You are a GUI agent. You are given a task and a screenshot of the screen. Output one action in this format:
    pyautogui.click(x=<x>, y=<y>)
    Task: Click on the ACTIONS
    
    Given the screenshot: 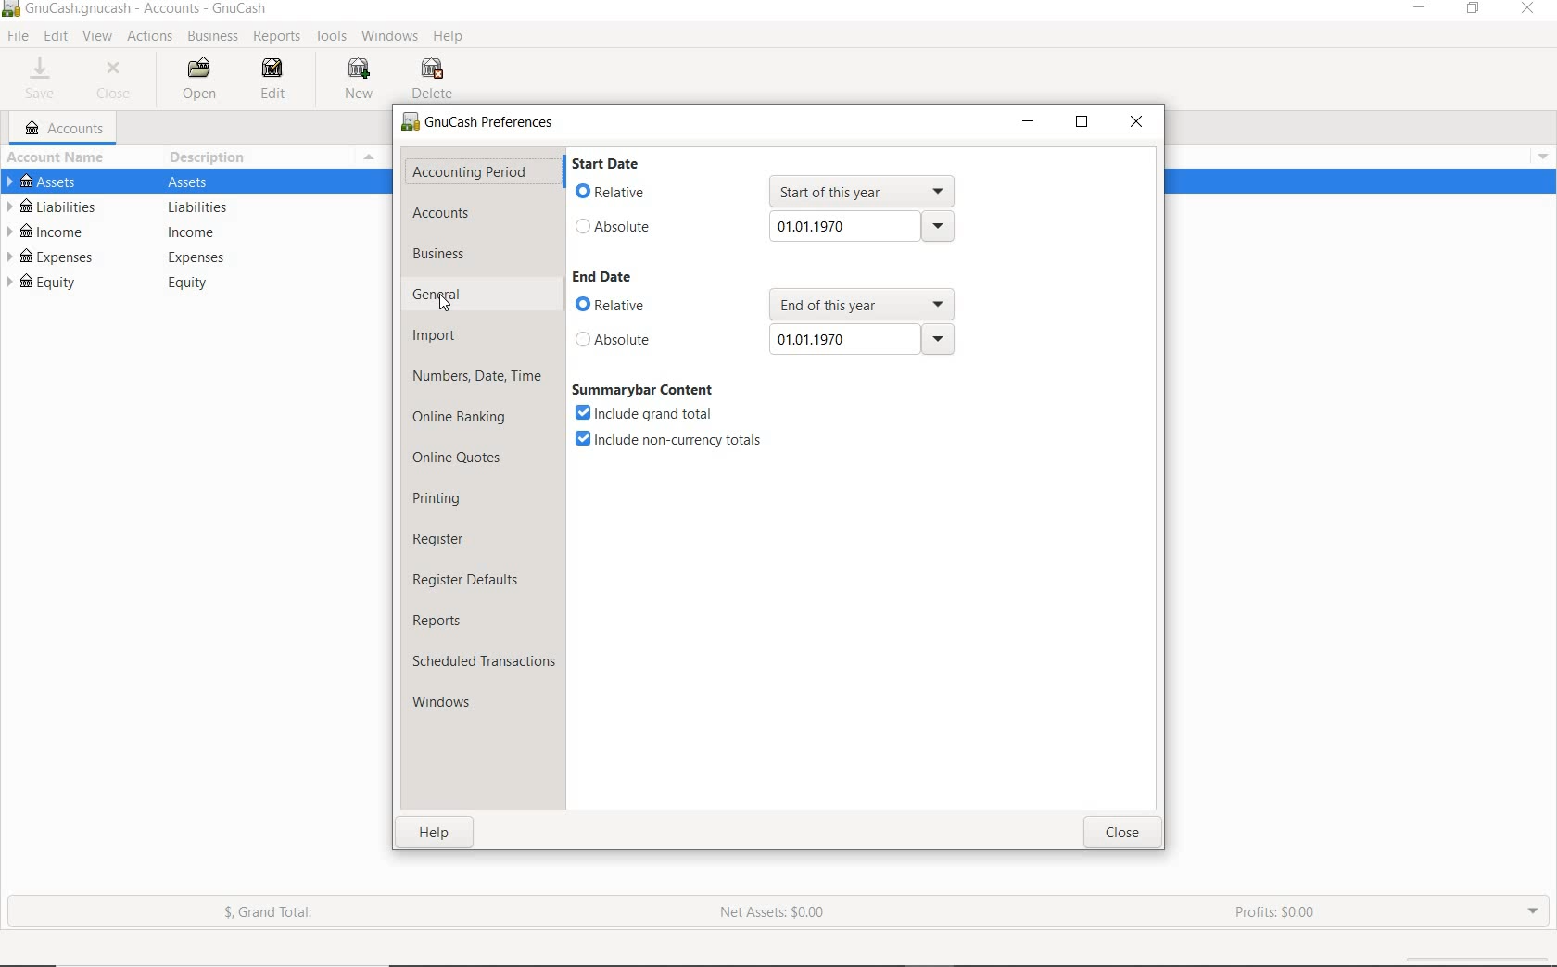 What is the action you would take?
    pyautogui.click(x=148, y=38)
    